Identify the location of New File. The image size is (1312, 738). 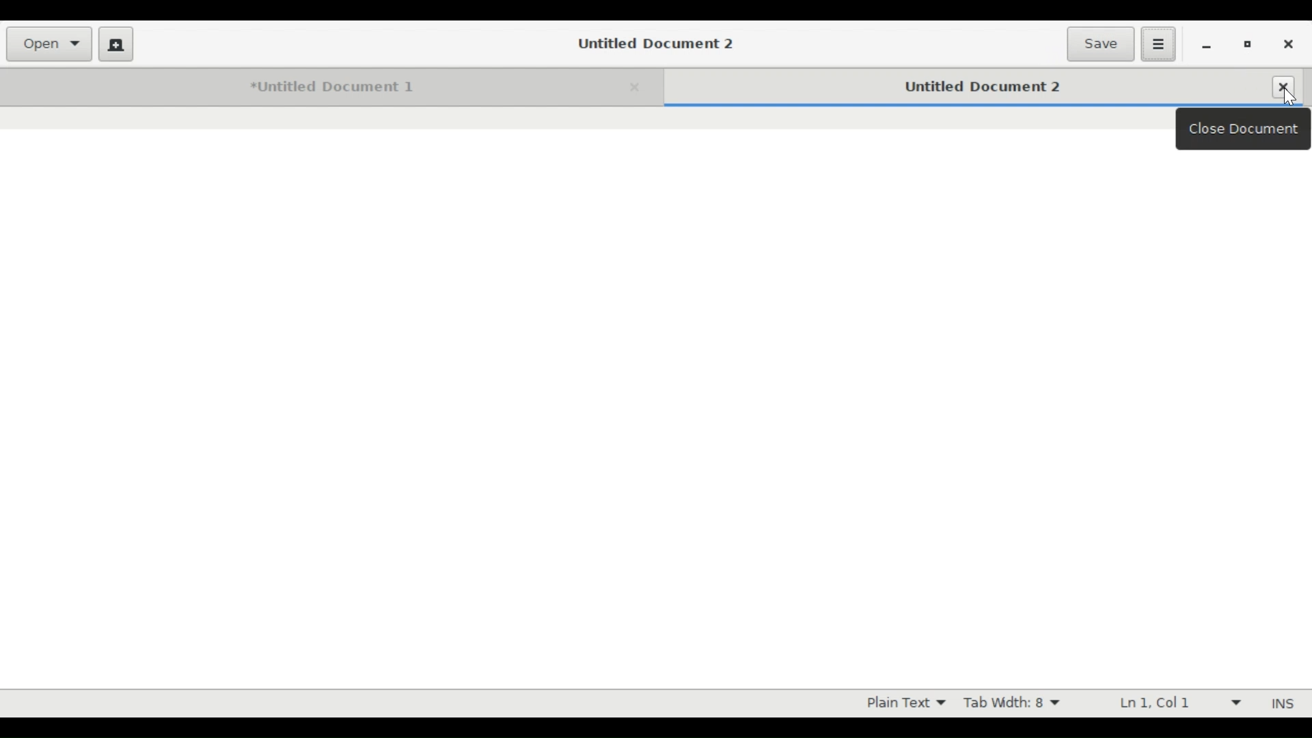
(115, 43).